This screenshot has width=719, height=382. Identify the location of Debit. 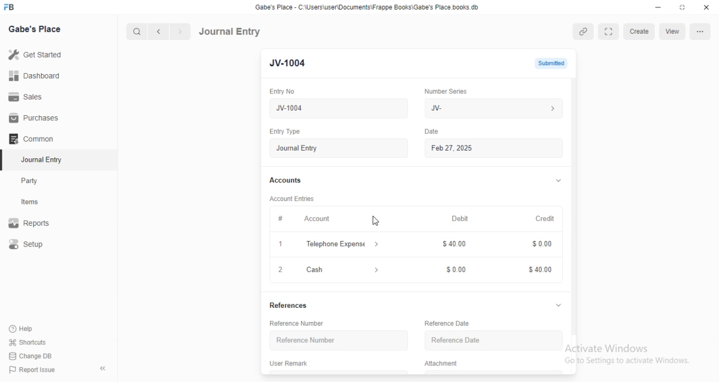
(460, 219).